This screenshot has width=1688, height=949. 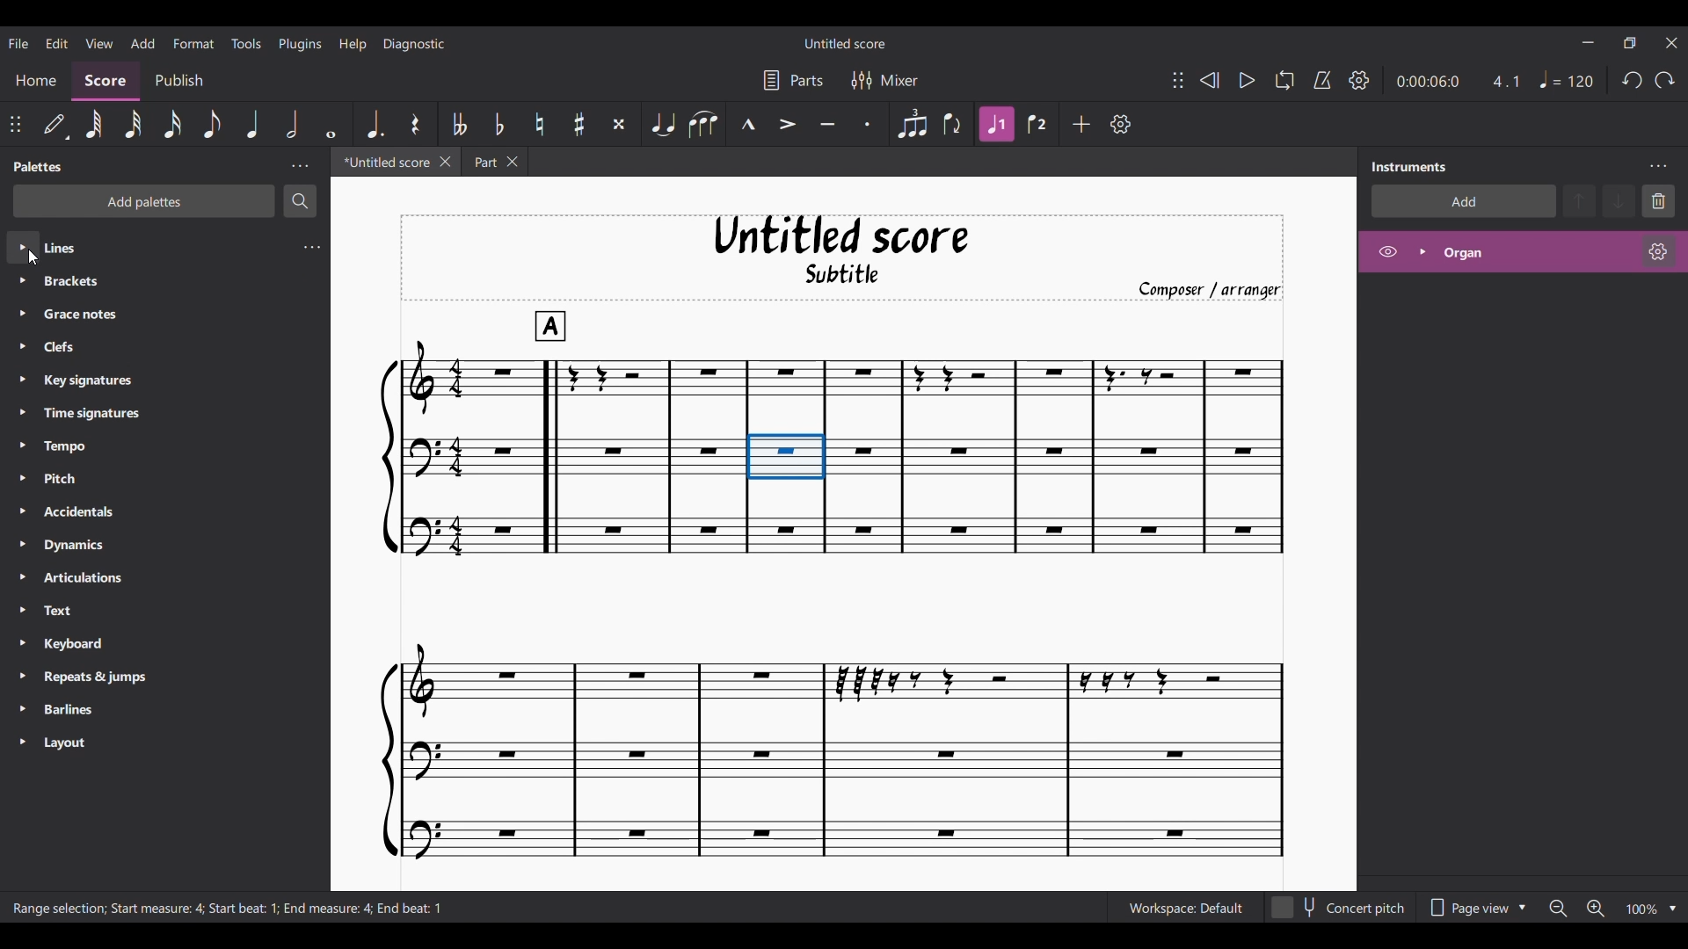 What do you see at coordinates (1568, 80) in the screenshot?
I see `Quarter note` at bounding box center [1568, 80].